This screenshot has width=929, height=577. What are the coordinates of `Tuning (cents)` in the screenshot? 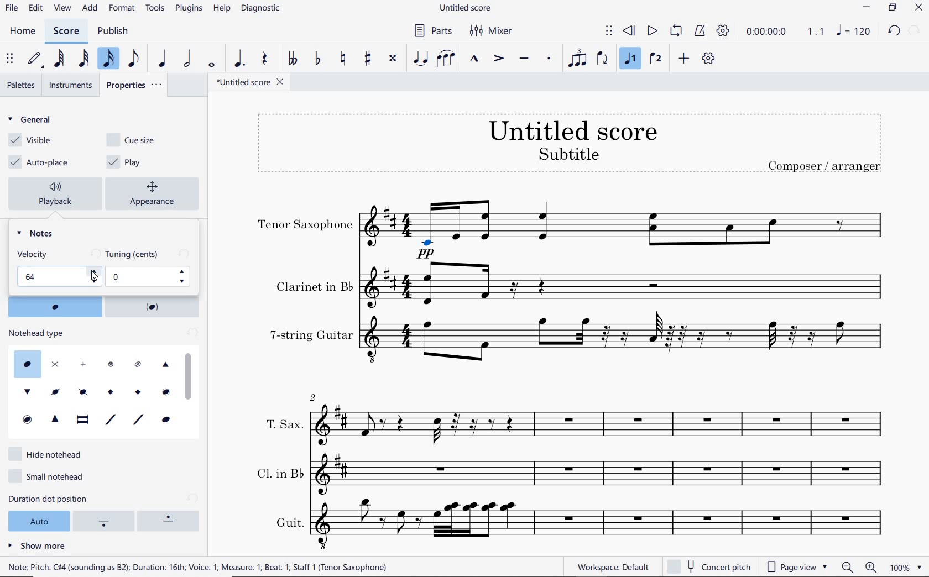 It's located at (141, 277).